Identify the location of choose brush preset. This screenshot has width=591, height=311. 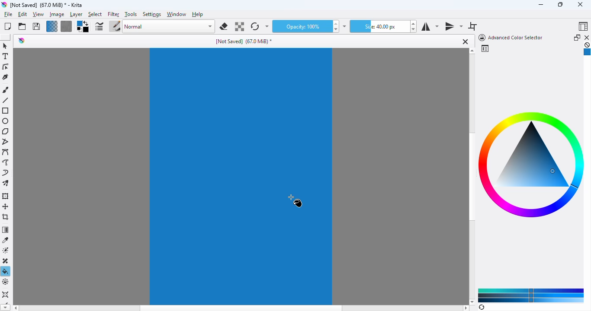
(115, 26).